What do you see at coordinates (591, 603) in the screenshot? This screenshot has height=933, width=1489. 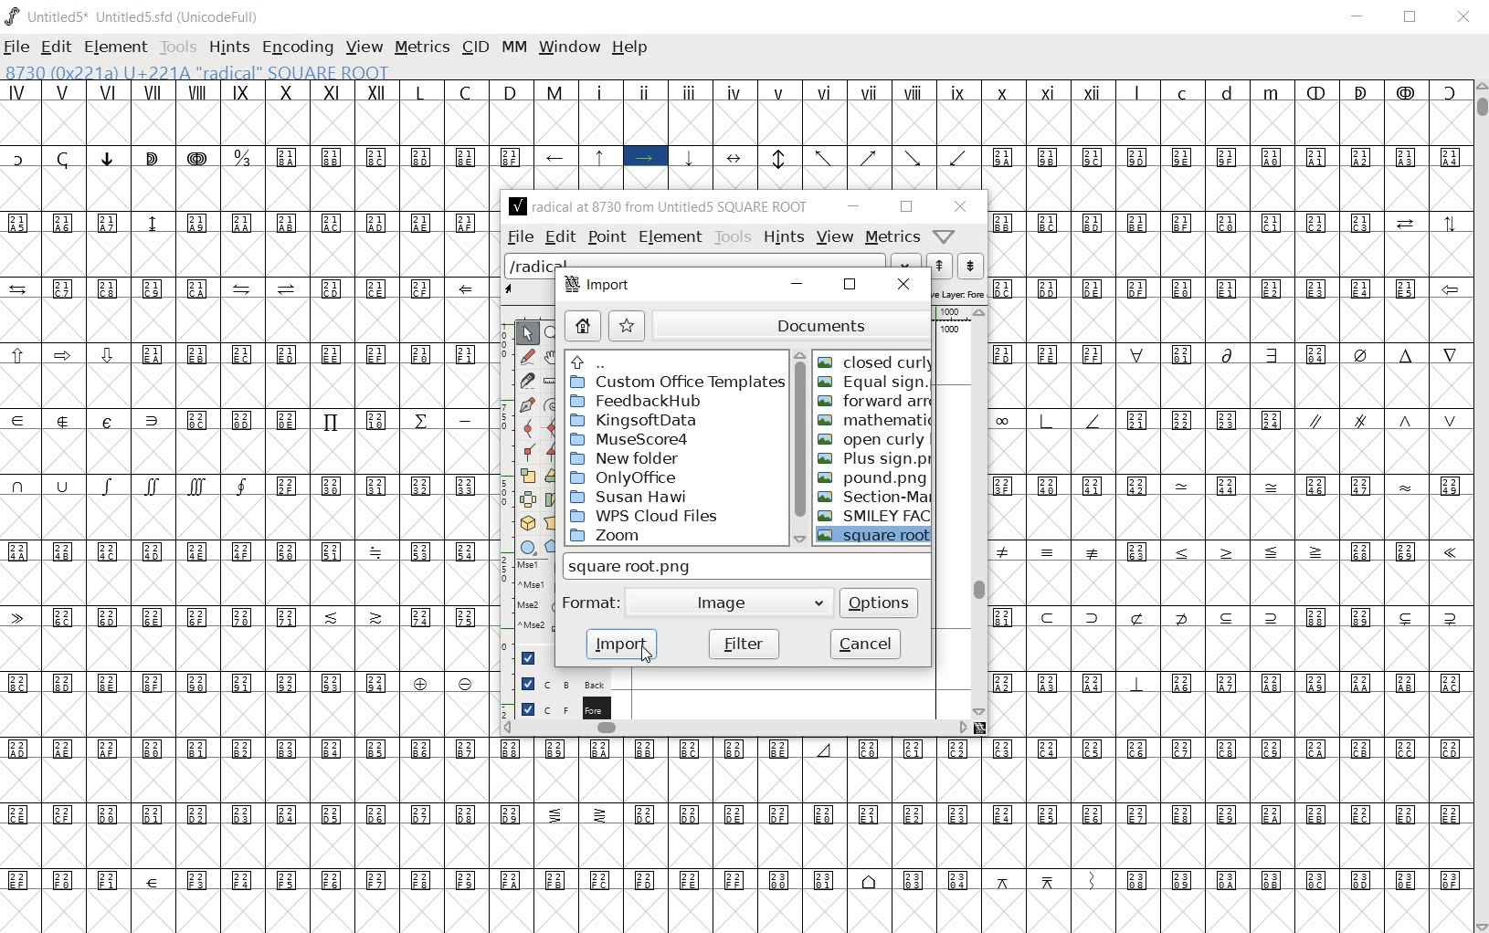 I see `format` at bounding box center [591, 603].